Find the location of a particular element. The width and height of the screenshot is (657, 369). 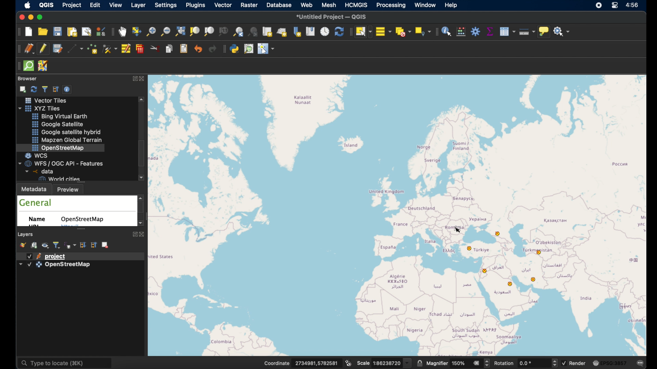

close is located at coordinates (20, 17).